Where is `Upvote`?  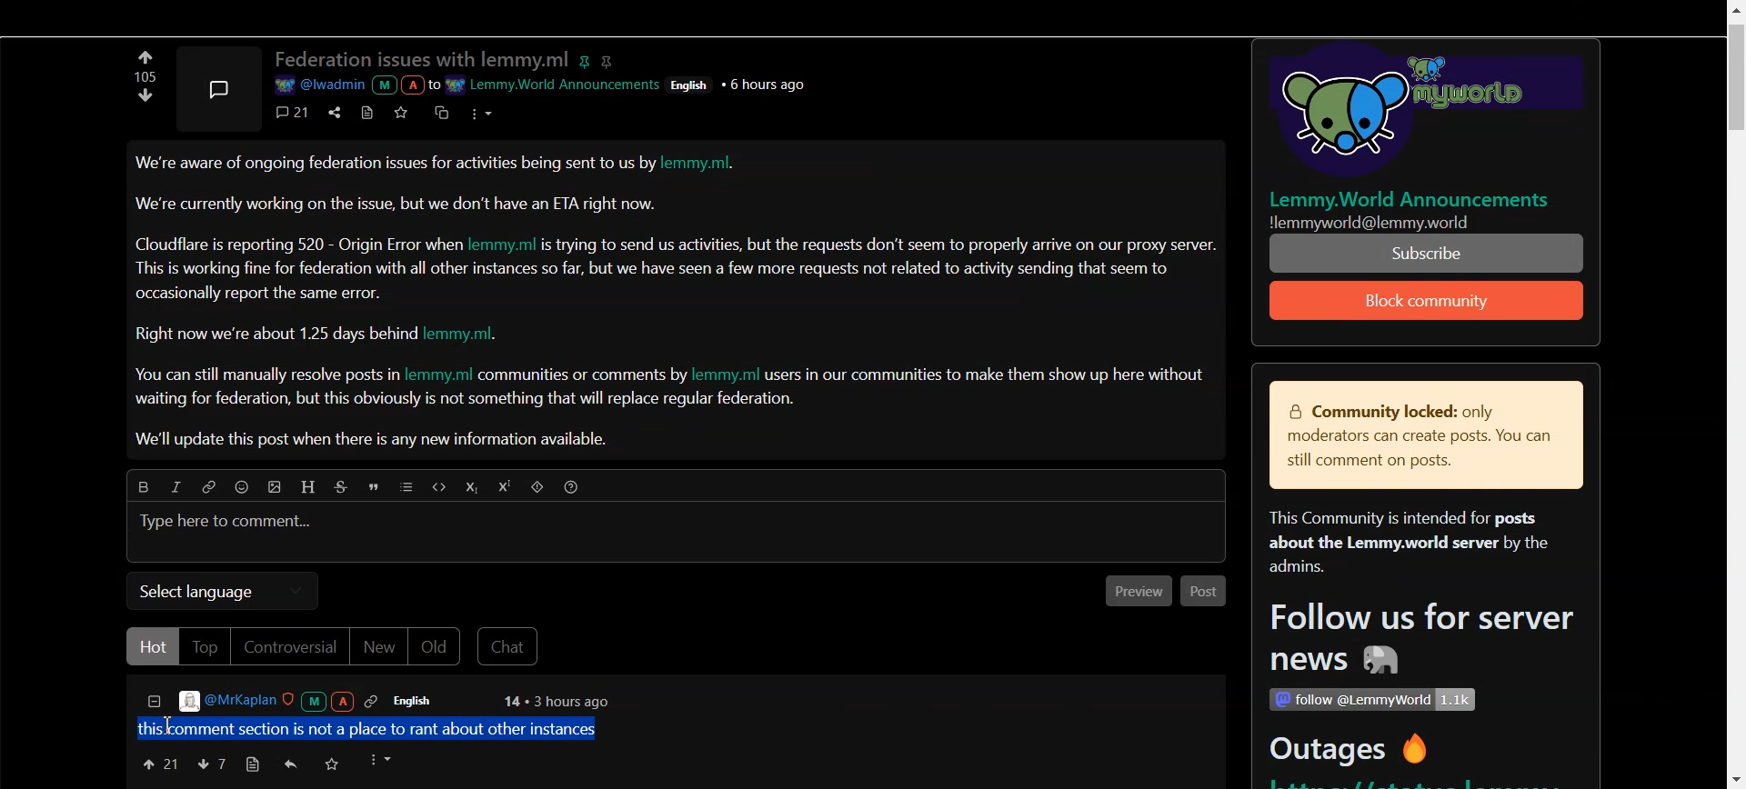
Upvote is located at coordinates (159, 763).